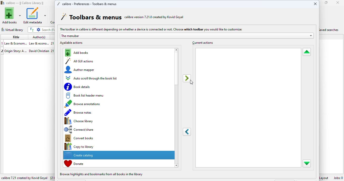 Image resolution: width=344 pixels, height=181 pixels. I want to click on virtual library, so click(12, 30).